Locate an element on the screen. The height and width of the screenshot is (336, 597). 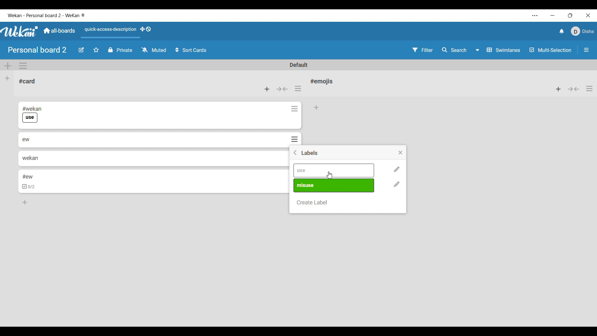
Collapse is located at coordinates (282, 89).